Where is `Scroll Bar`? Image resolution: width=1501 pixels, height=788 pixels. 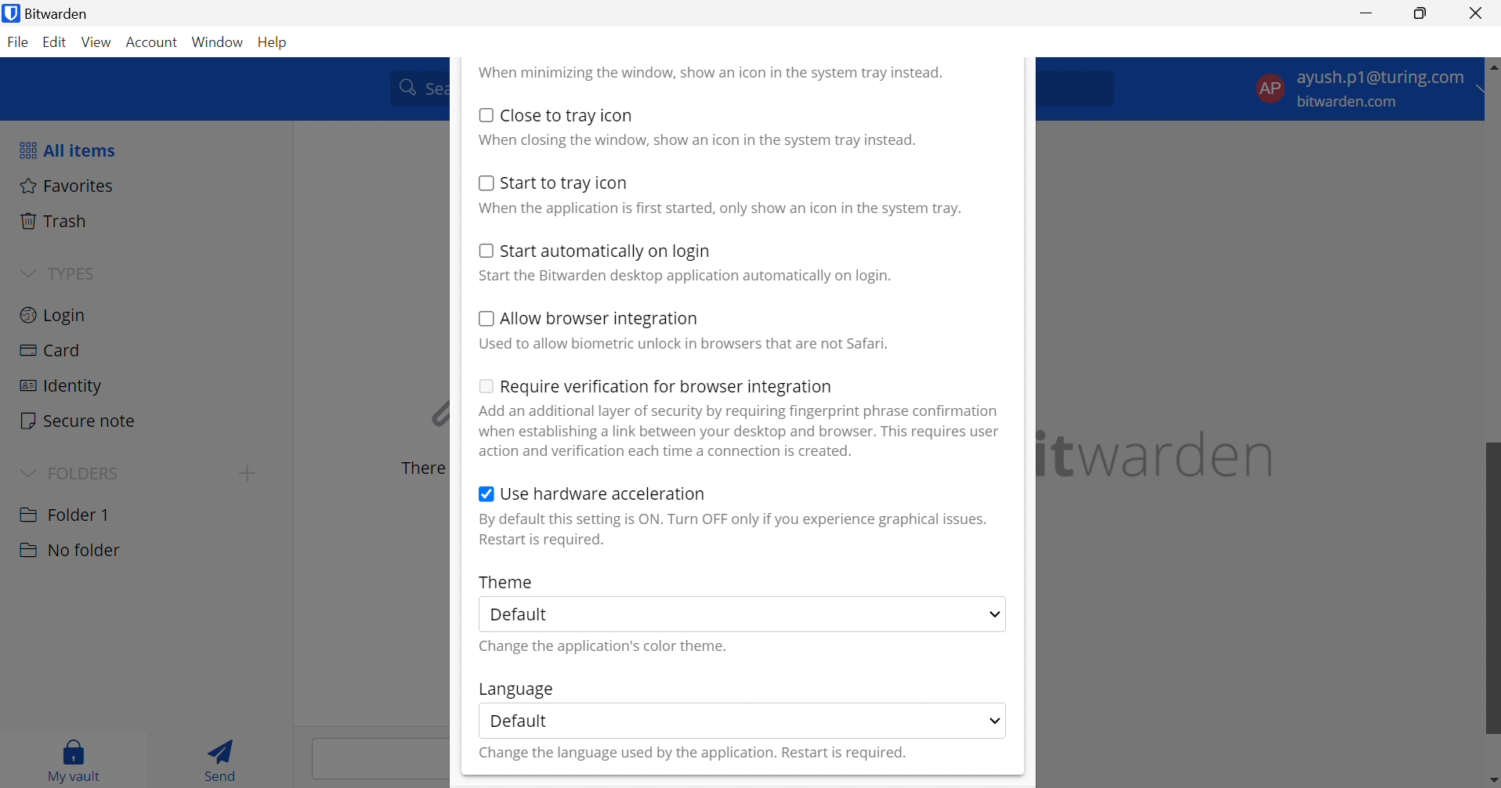 Scroll Bar is located at coordinates (1492, 448).